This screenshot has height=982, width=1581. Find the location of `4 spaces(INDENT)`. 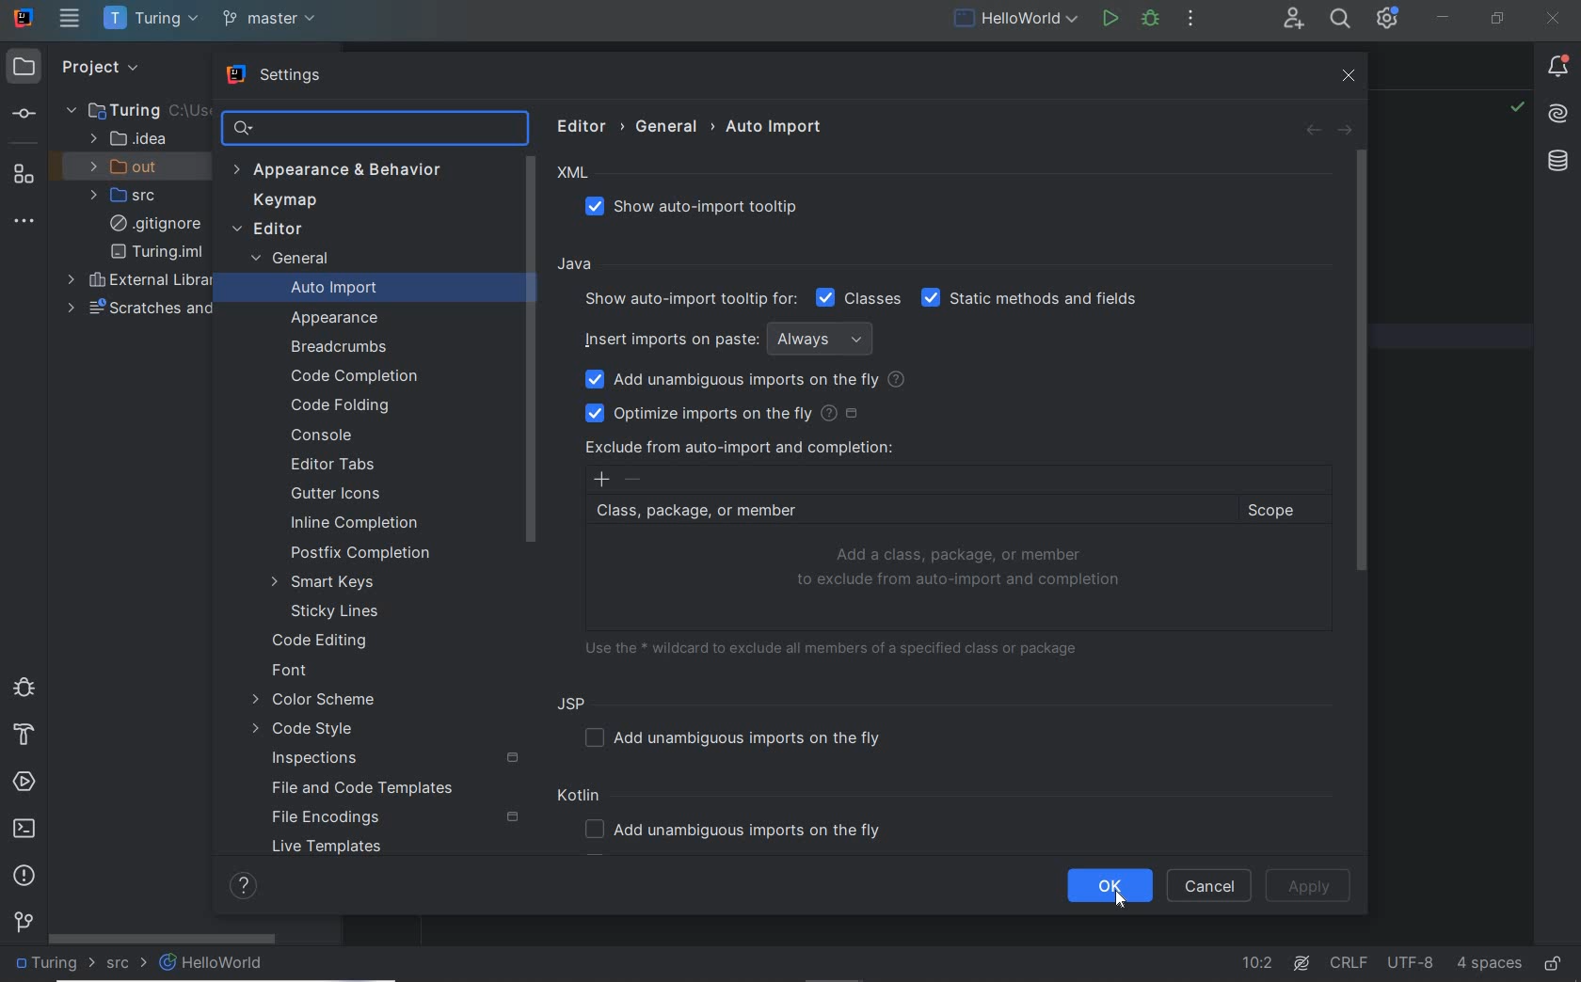

4 spaces(INDENT) is located at coordinates (1490, 961).